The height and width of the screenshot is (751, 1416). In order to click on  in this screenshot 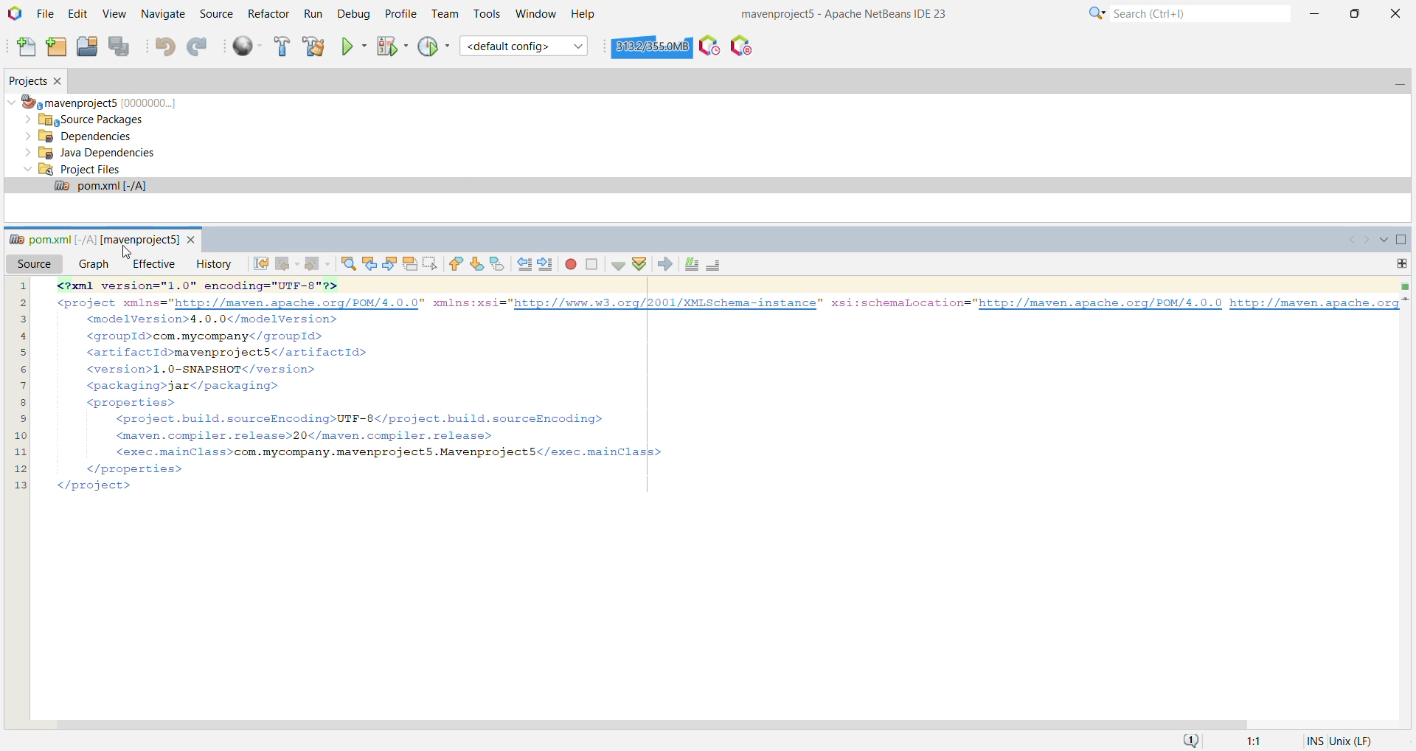, I will do `click(1257, 742)`.